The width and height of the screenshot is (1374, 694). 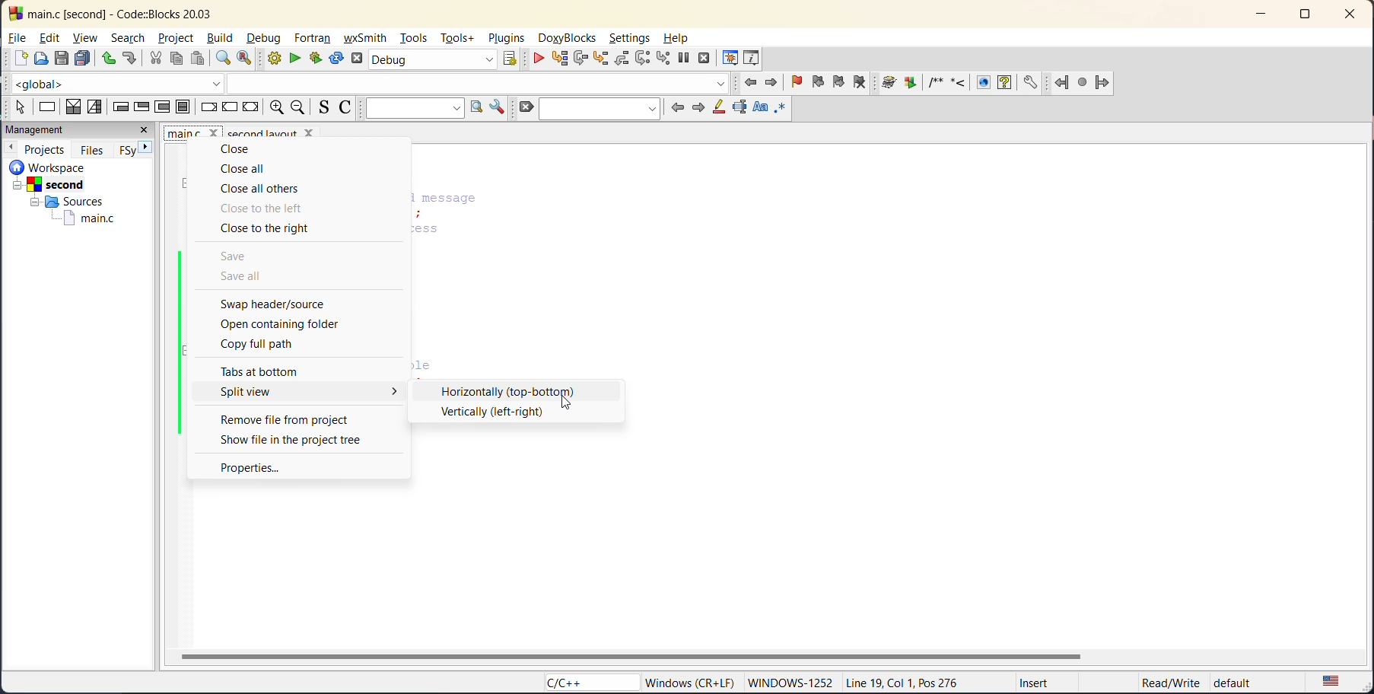 I want to click on management, so click(x=36, y=130).